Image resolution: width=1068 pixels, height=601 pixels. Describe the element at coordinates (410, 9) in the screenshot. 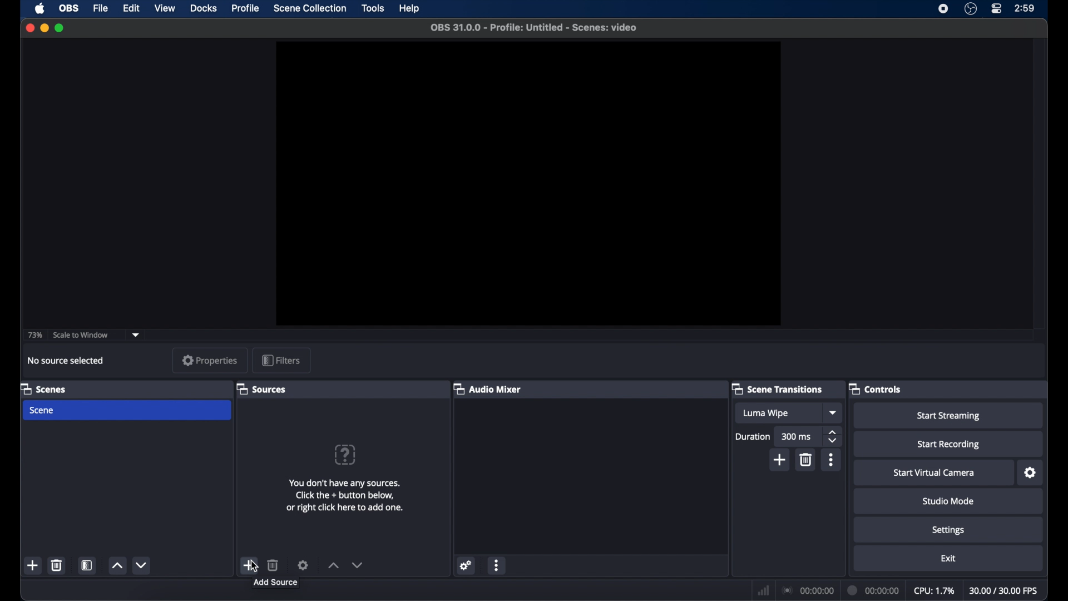

I see `help` at that location.